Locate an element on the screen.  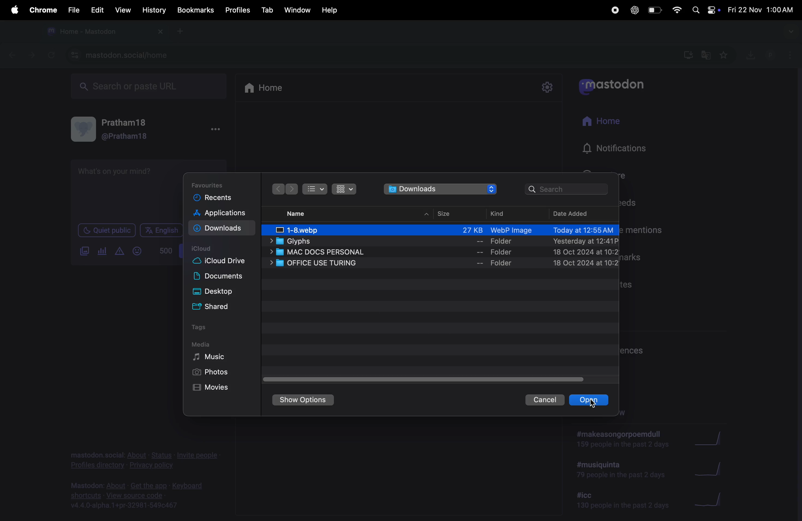
privacy and policy is located at coordinates (151, 466).